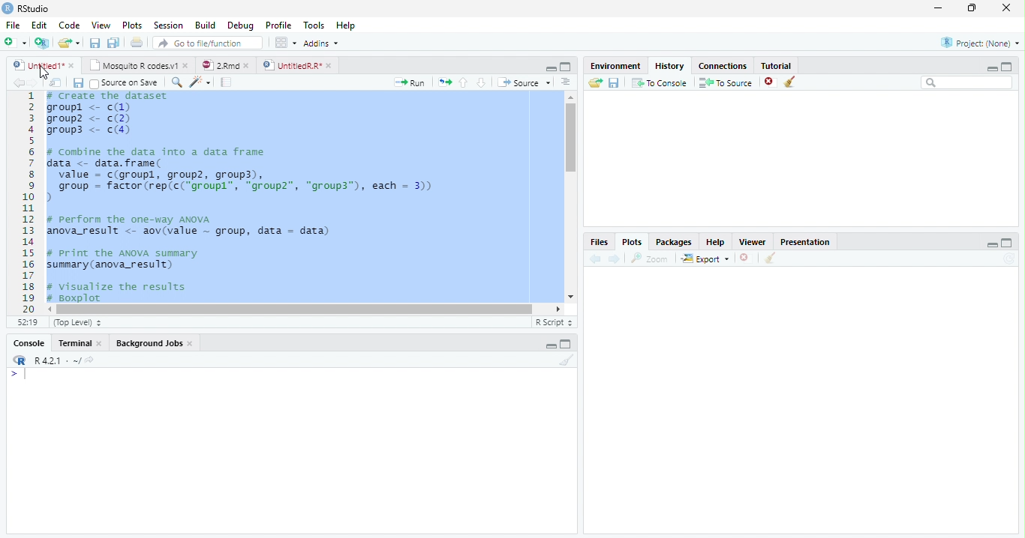 This screenshot has height=538, width=1025. What do you see at coordinates (939, 9) in the screenshot?
I see `Minimize` at bounding box center [939, 9].